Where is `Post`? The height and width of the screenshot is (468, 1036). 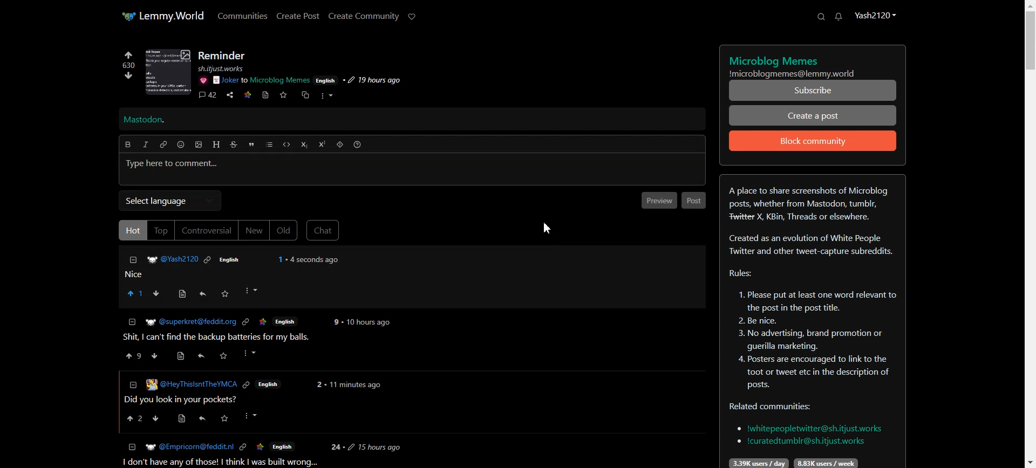
Post is located at coordinates (221, 275).